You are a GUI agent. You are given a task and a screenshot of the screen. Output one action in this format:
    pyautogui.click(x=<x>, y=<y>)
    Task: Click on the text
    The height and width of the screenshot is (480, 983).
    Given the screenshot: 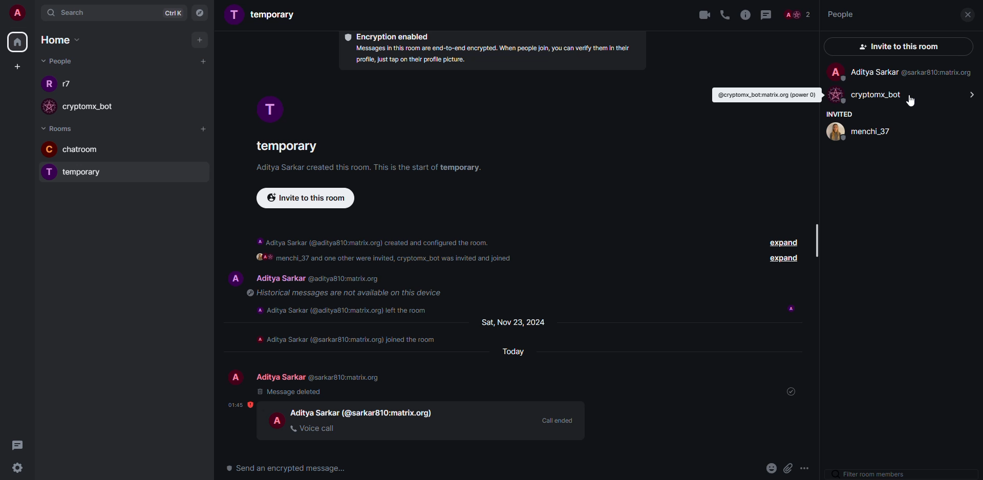 What is the action you would take?
    pyautogui.click(x=386, y=259)
    